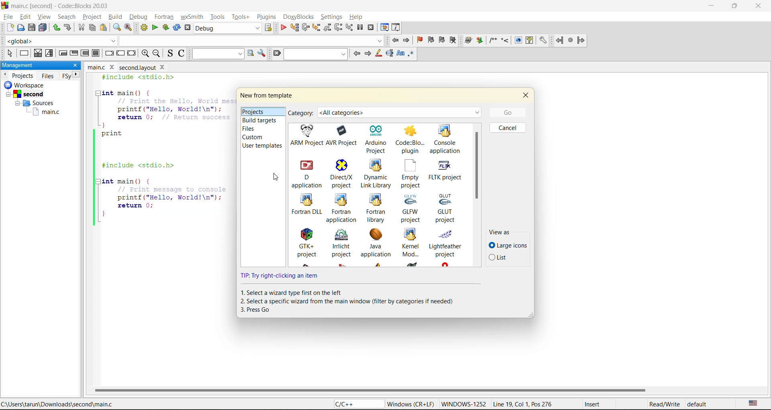 The height and width of the screenshot is (410, 771). I want to click on empty project, so click(412, 174).